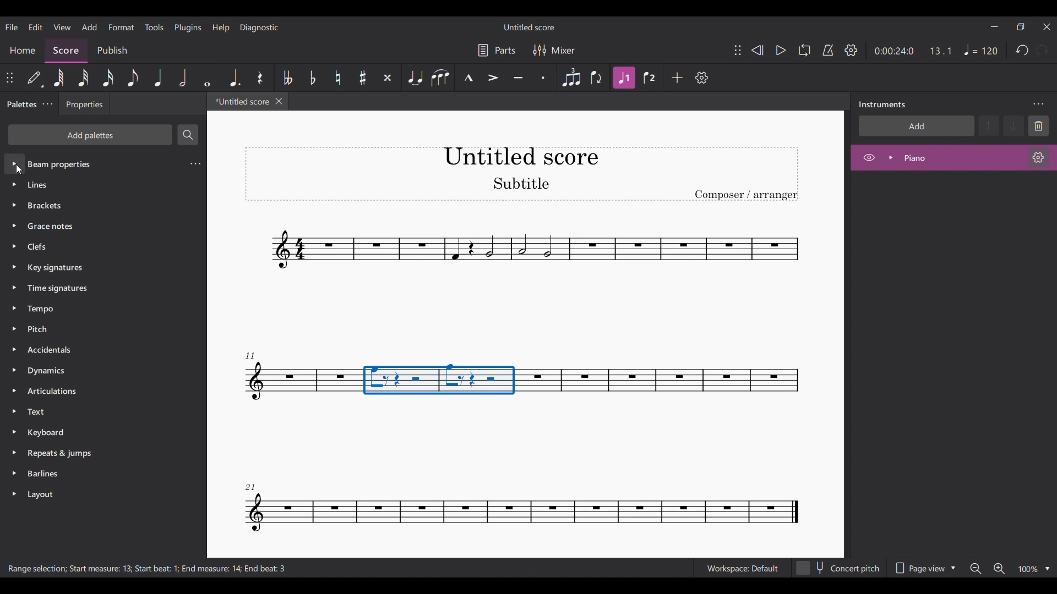 The image size is (1057, 594). Describe the element at coordinates (158, 78) in the screenshot. I see `Quarter note` at that location.